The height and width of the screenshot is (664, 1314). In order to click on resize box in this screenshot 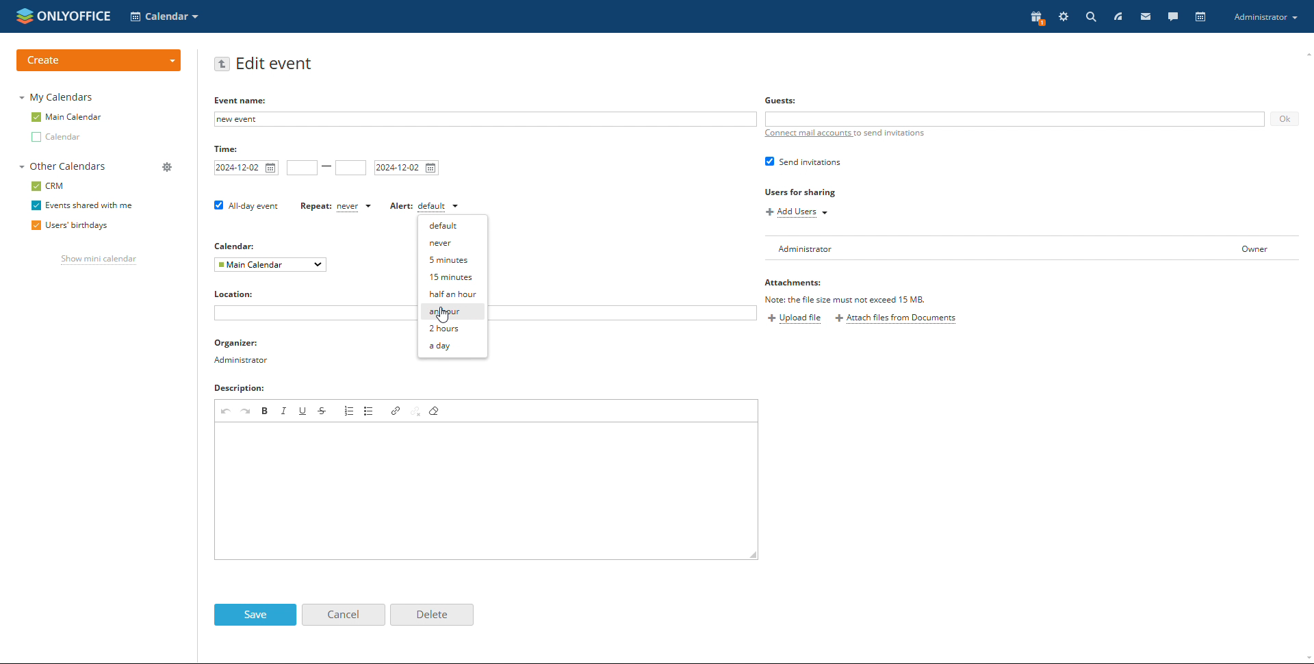, I will do `click(753, 555)`.